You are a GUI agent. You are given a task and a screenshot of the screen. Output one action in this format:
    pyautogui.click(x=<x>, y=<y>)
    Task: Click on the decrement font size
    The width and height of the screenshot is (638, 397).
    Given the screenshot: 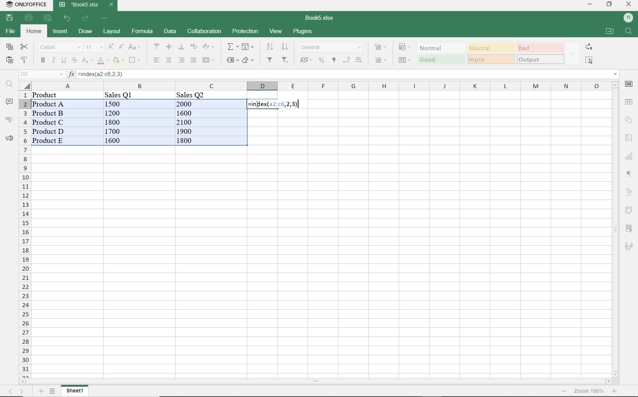 What is the action you would take?
    pyautogui.click(x=120, y=47)
    